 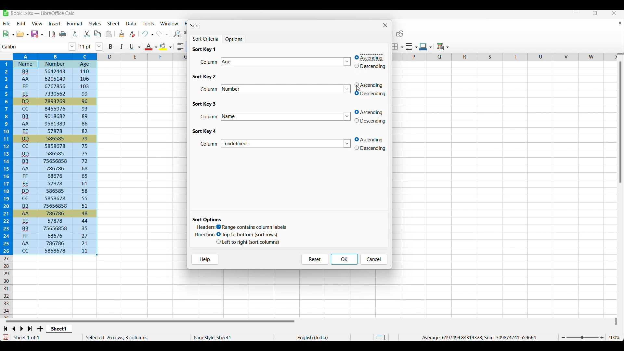 I want to click on column name, so click(x=287, y=89).